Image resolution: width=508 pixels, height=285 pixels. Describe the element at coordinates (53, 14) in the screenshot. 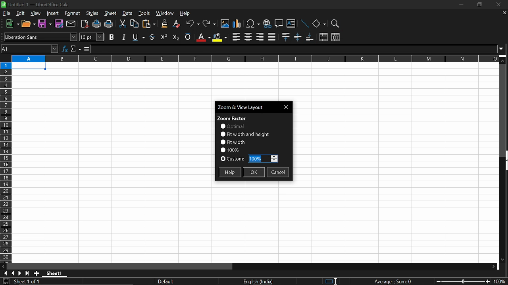

I see `Insert` at that location.